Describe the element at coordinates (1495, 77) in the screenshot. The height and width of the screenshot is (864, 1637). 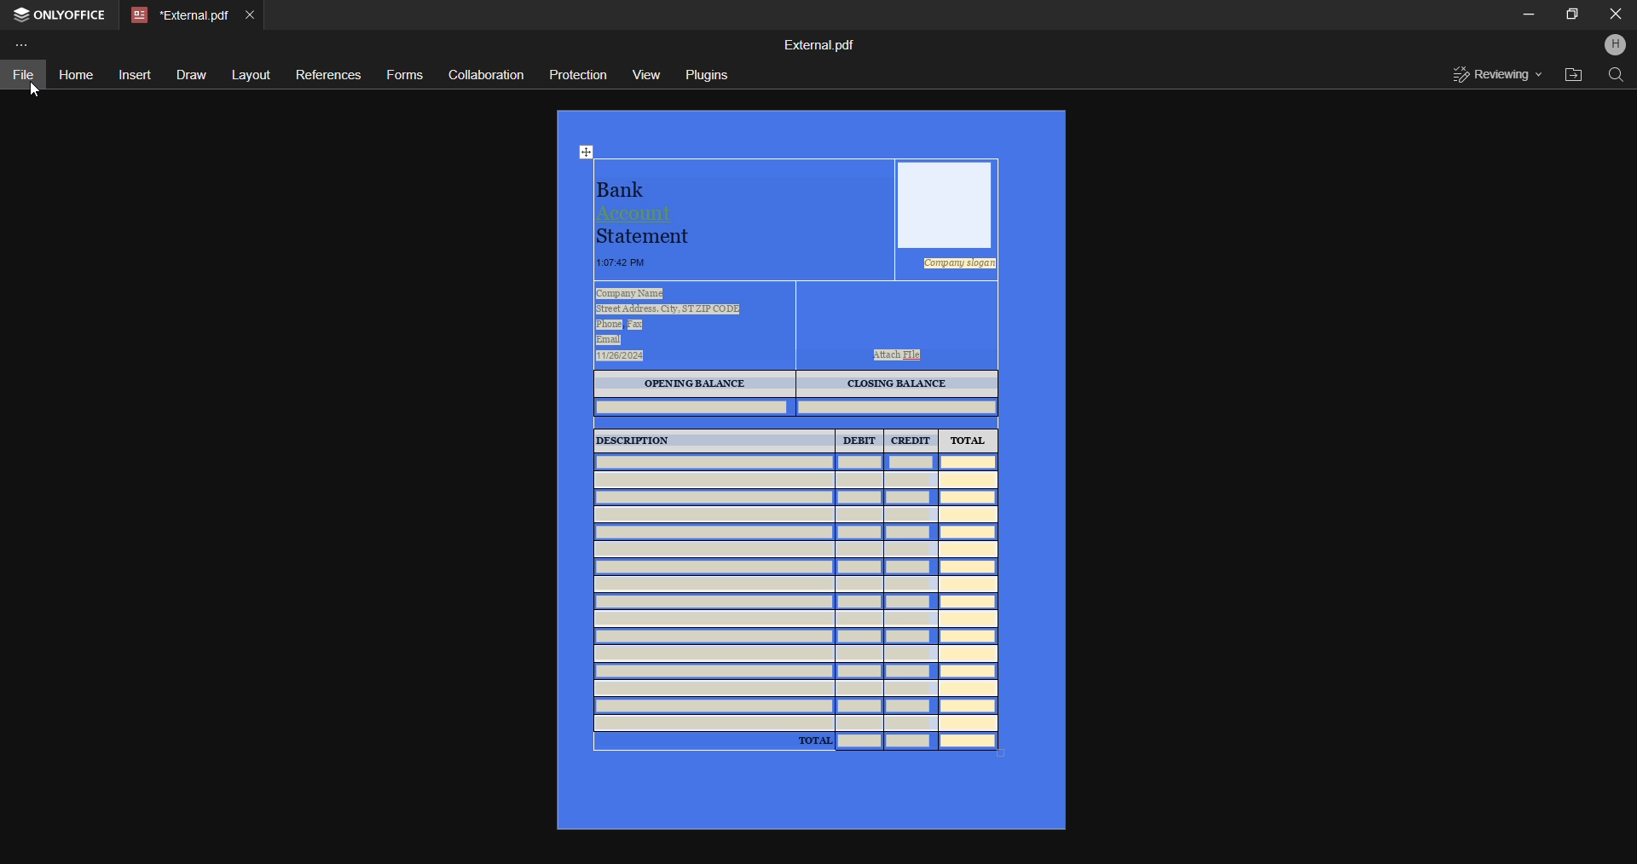
I see `Reviewing` at that location.